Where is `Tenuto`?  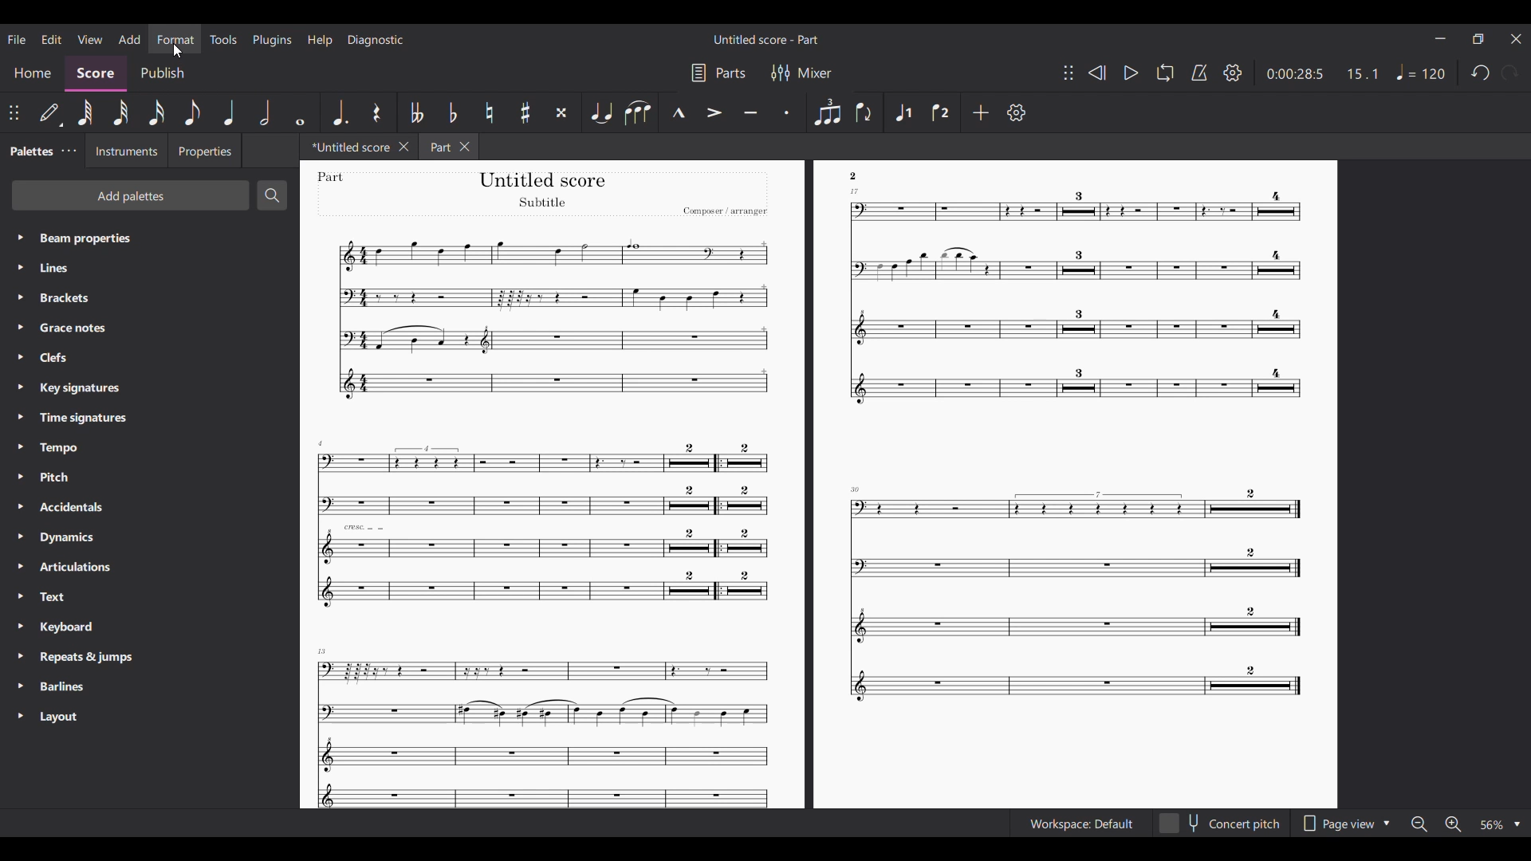 Tenuto is located at coordinates (750, 112).